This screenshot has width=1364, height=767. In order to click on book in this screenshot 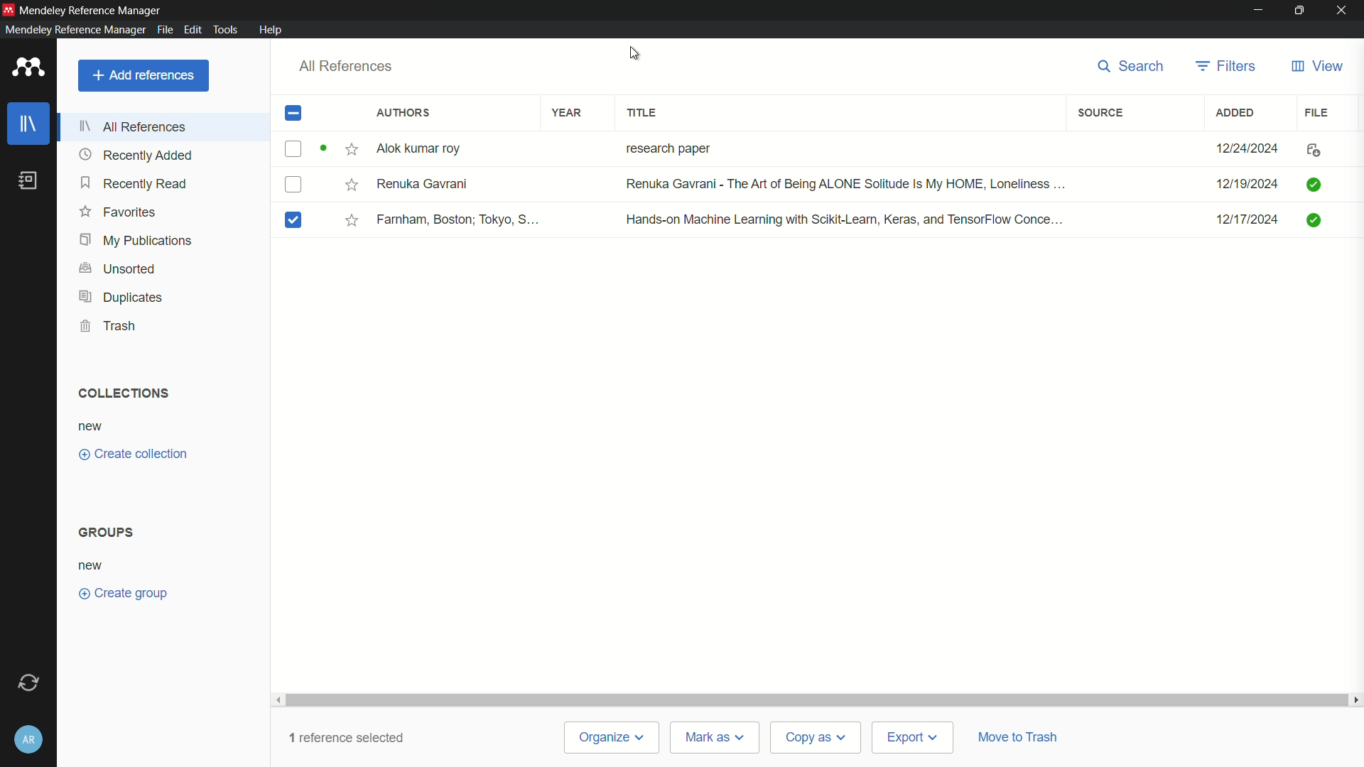, I will do `click(28, 180)`.